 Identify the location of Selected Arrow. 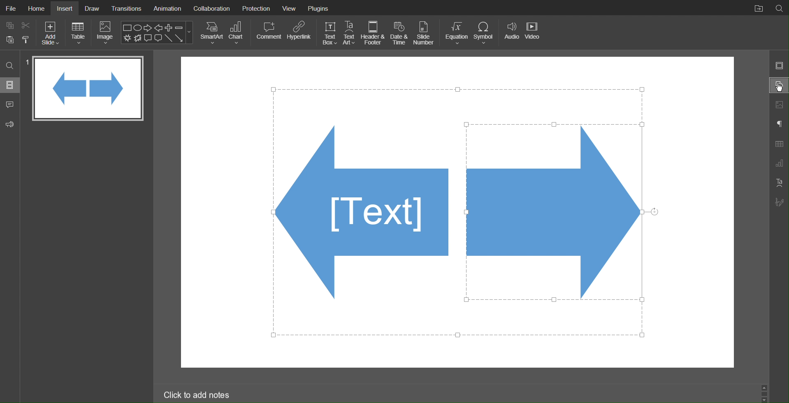
(554, 213).